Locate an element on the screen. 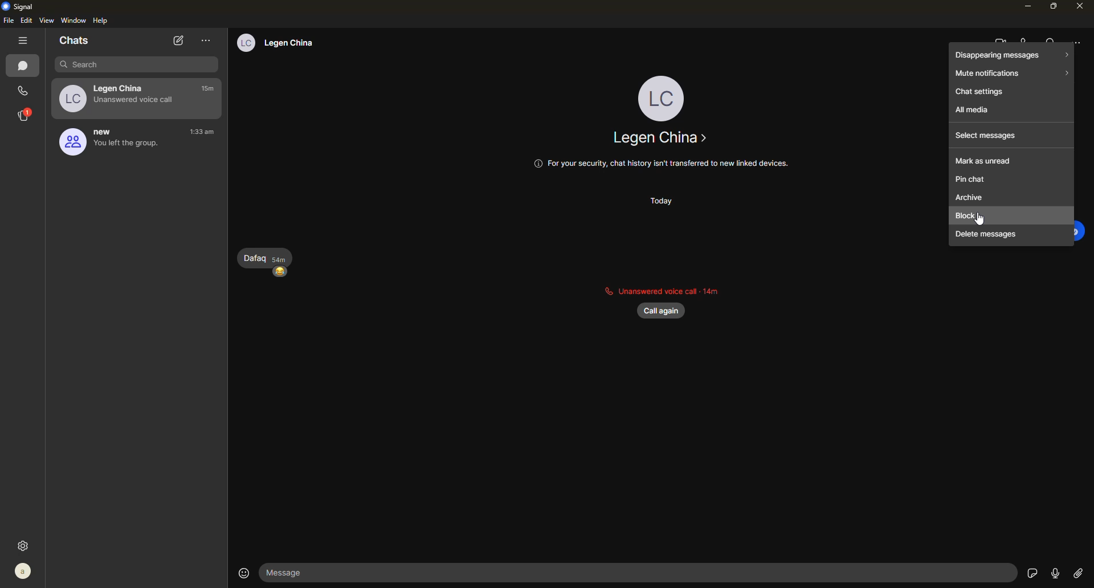 The image size is (1094, 588). mute notifications is located at coordinates (1012, 73).